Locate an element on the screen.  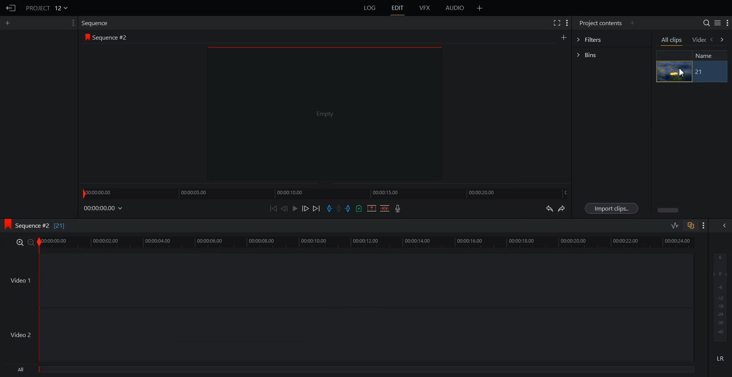
Nudge One Frame Back is located at coordinates (285, 208).